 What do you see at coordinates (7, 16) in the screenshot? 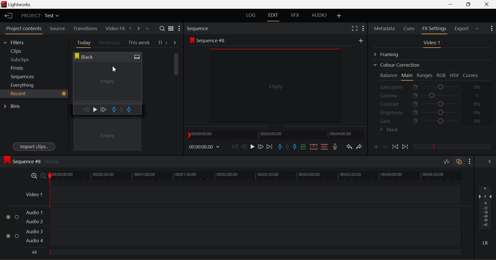
I see `Back to Homepage` at bounding box center [7, 16].